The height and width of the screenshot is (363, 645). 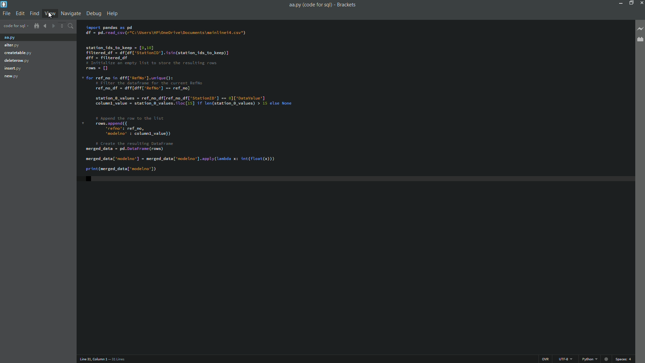 I want to click on navigation menu, so click(x=71, y=13).